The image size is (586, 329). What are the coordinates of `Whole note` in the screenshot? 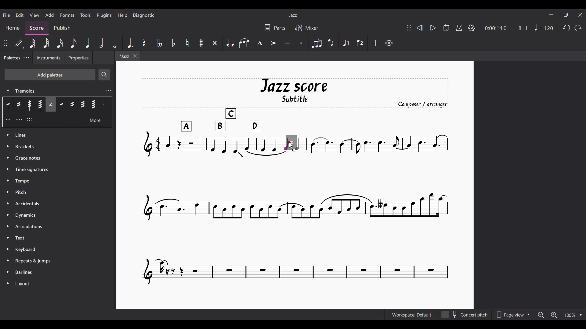 It's located at (115, 43).